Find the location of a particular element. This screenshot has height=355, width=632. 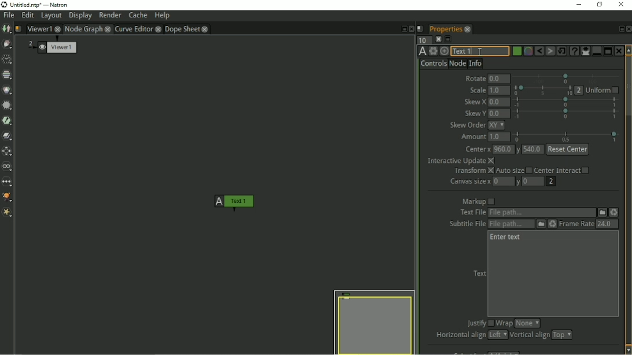

Render is located at coordinates (110, 16).